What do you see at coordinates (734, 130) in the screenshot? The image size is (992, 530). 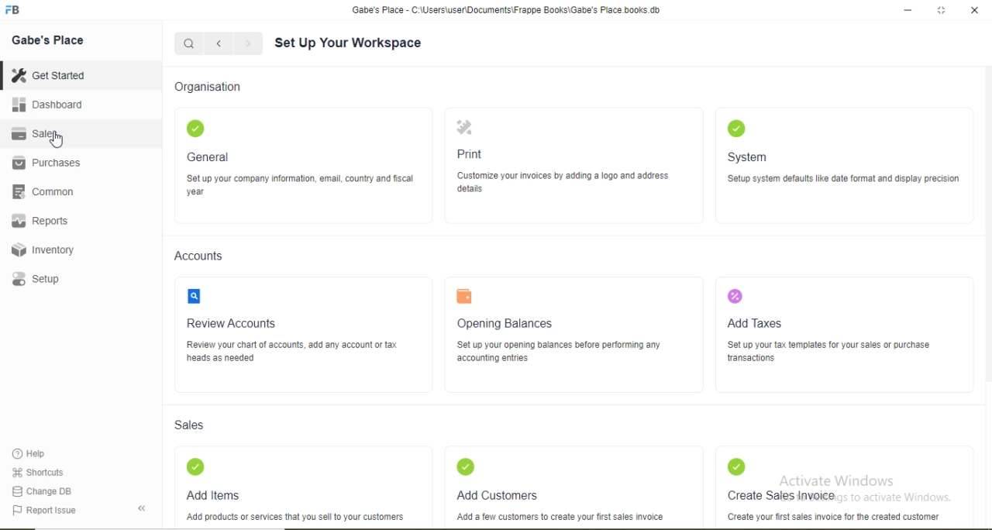 I see `tick` at bounding box center [734, 130].